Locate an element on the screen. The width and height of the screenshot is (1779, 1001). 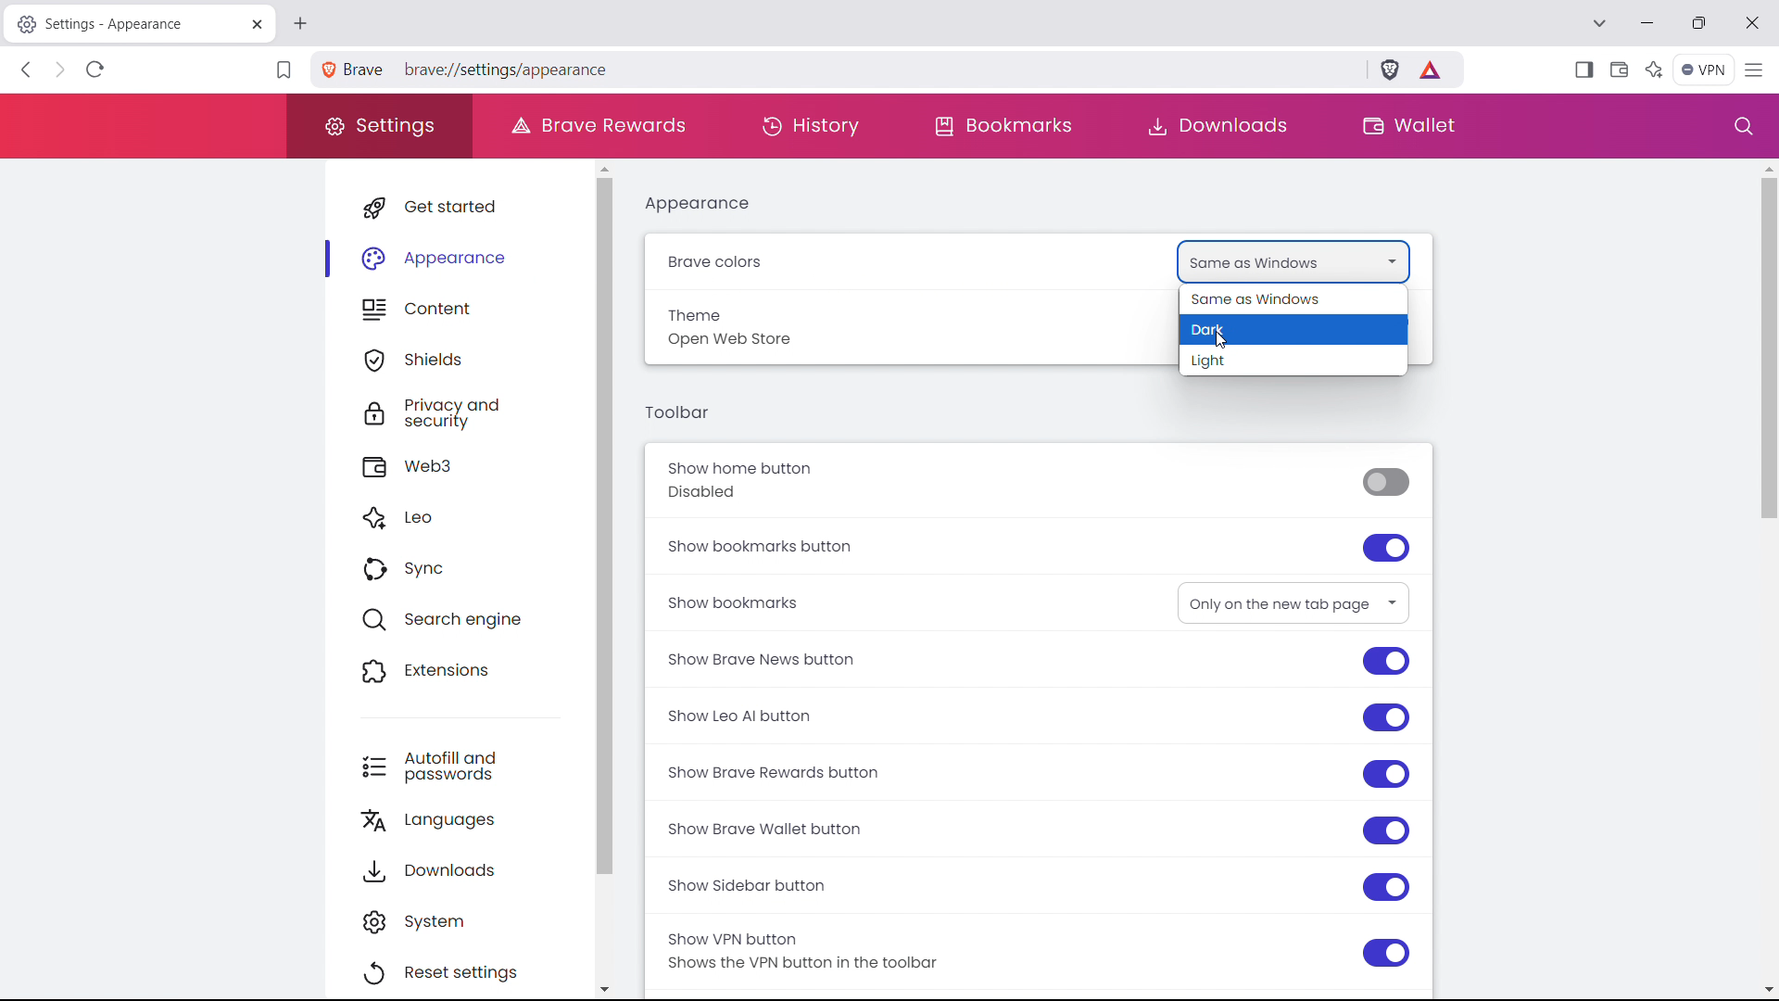
show sidebar is located at coordinates (1583, 69).